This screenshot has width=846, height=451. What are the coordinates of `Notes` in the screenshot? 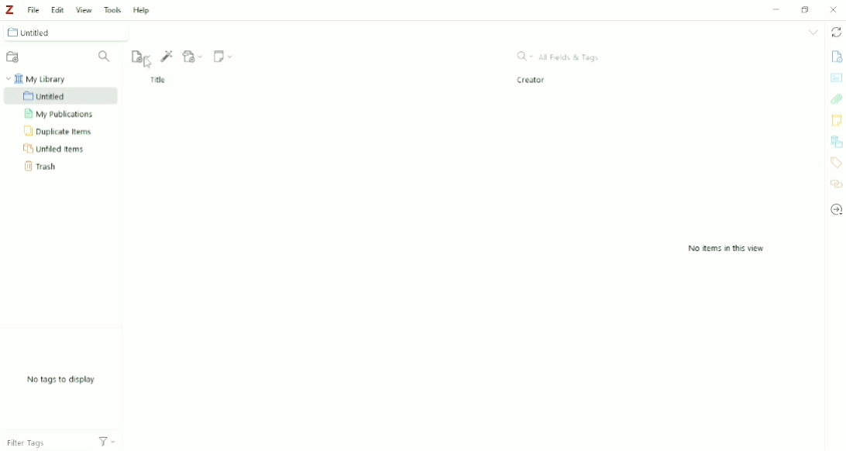 It's located at (836, 120).